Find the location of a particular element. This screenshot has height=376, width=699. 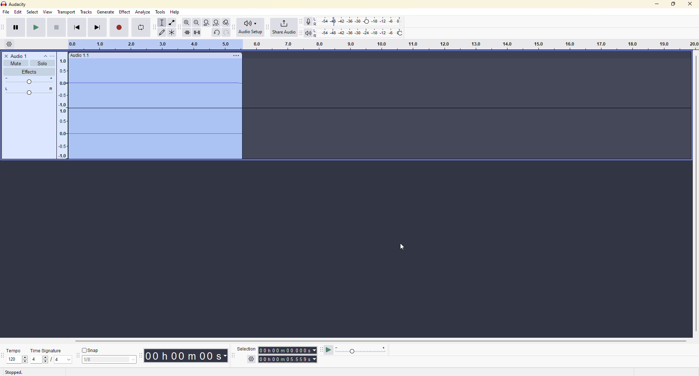

playback level is located at coordinates (358, 32).